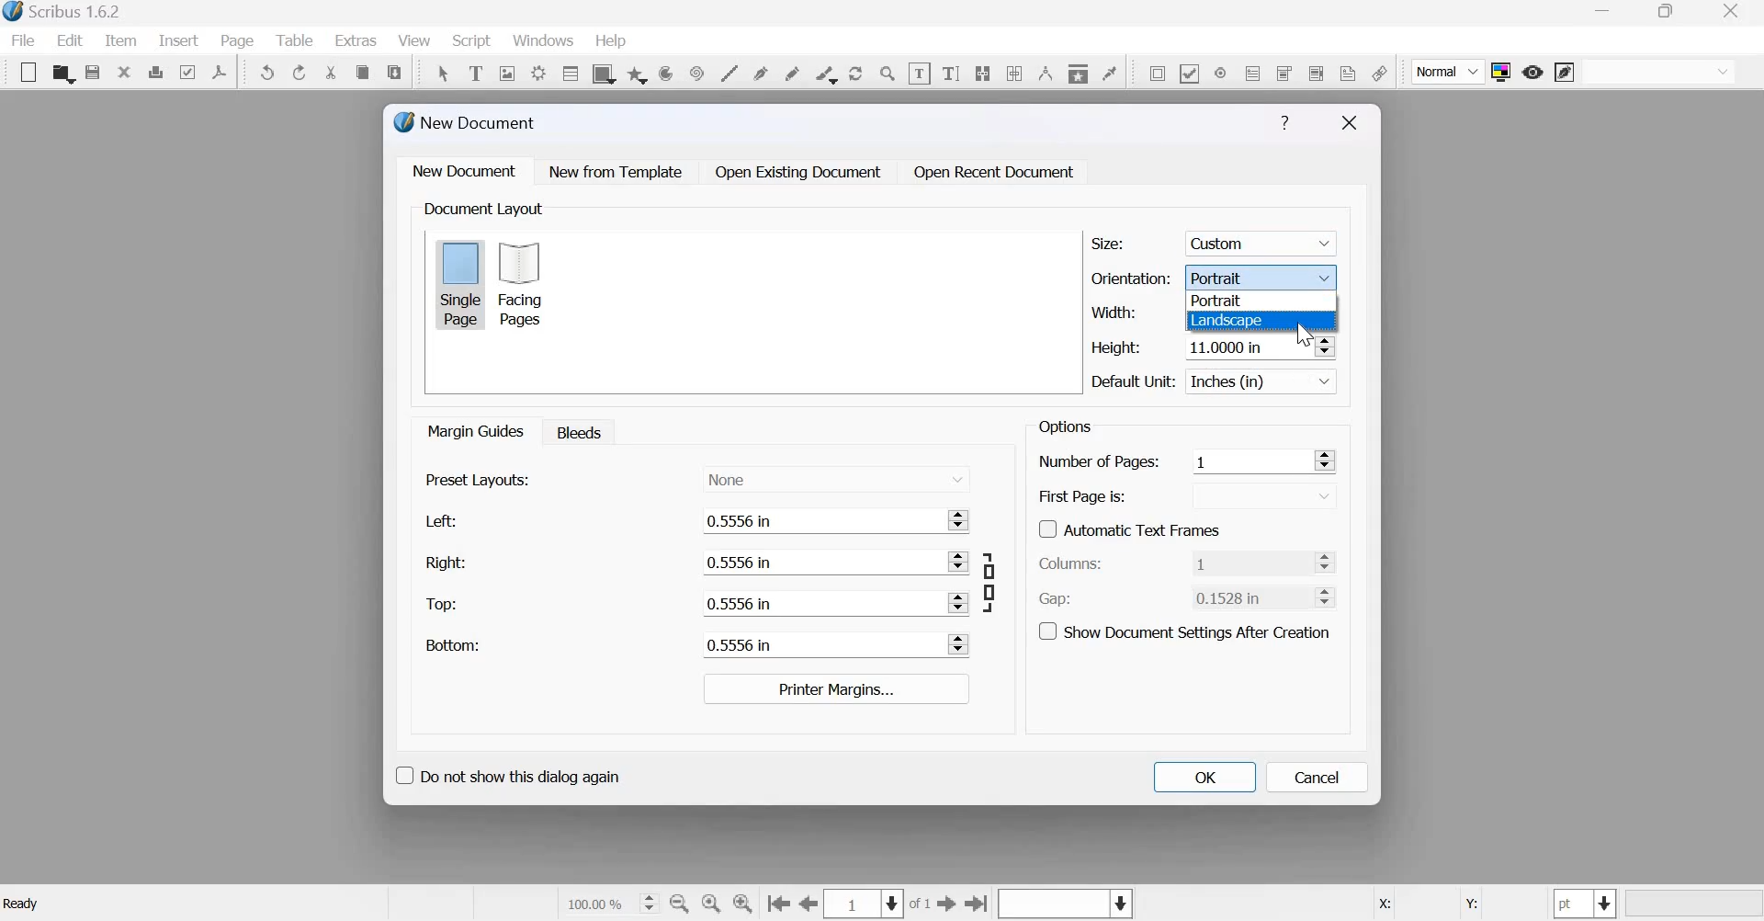 This screenshot has height=921, width=1764. Describe the element at coordinates (1184, 630) in the screenshot. I see `Show document settings after creation` at that location.